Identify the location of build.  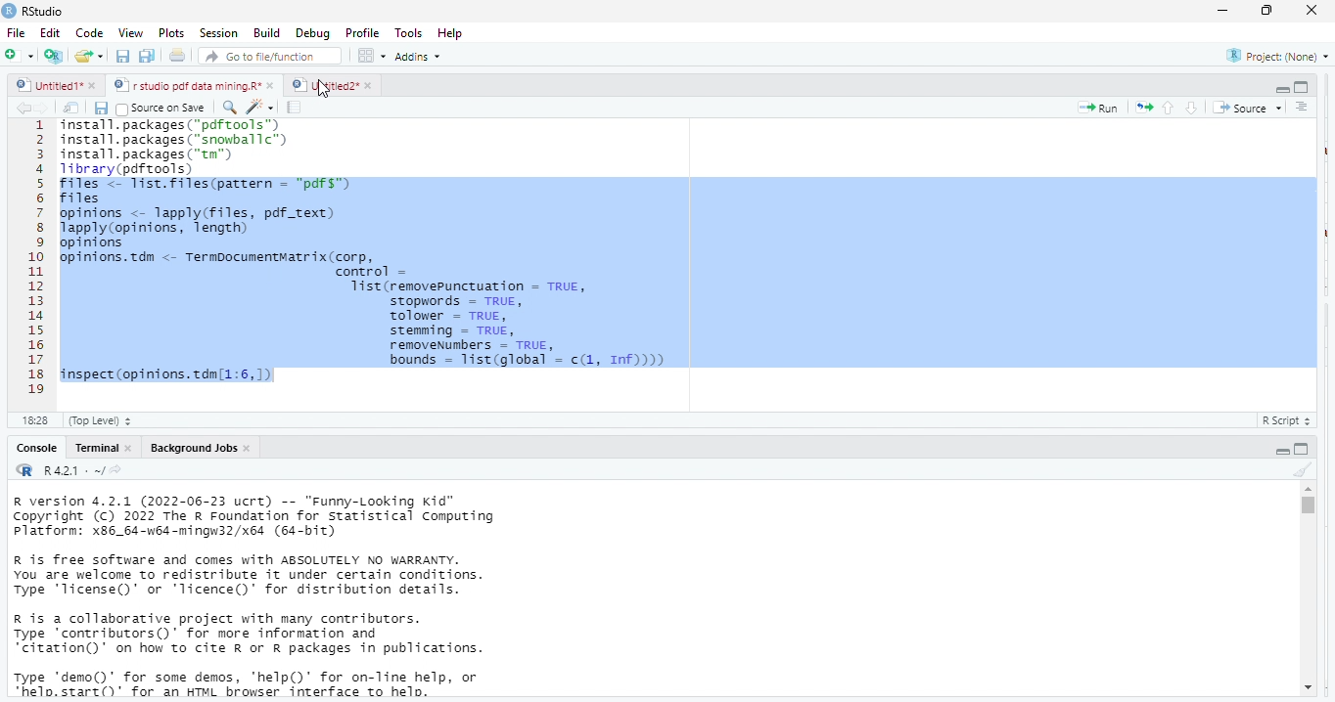
(267, 32).